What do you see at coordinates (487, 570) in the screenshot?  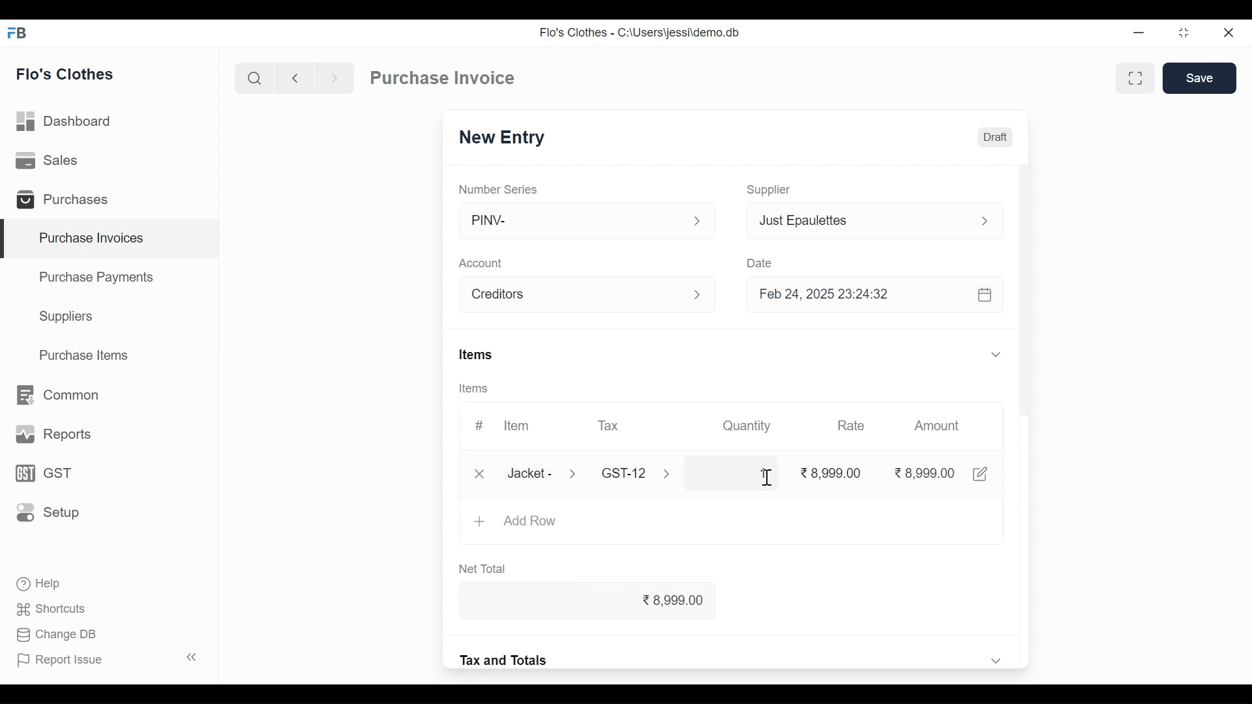 I see `Net Total` at bounding box center [487, 570].